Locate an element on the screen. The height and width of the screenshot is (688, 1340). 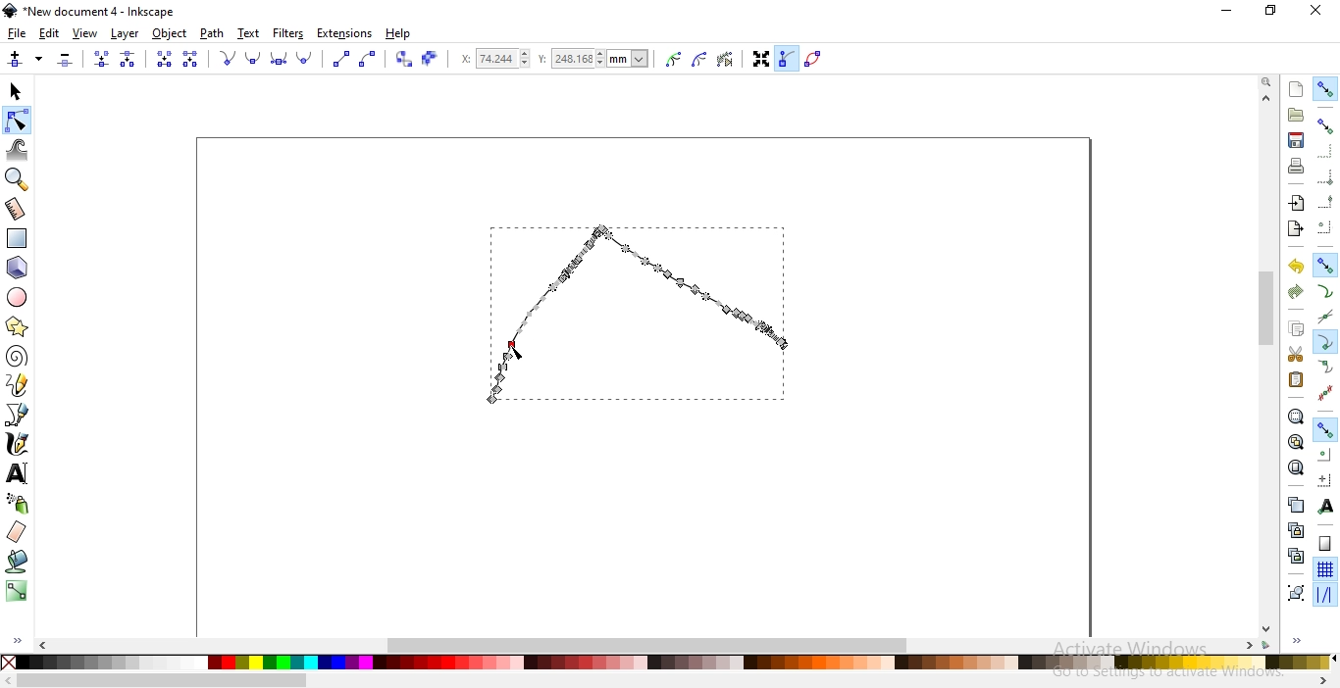
draw bezier lines and straight lines is located at coordinates (18, 415).